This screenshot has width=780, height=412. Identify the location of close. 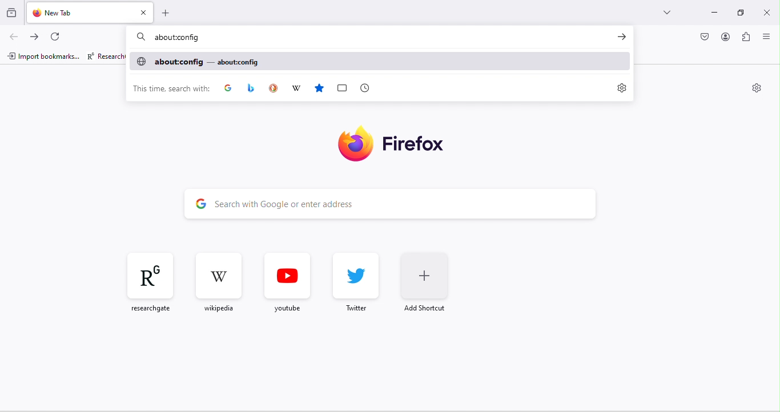
(141, 13).